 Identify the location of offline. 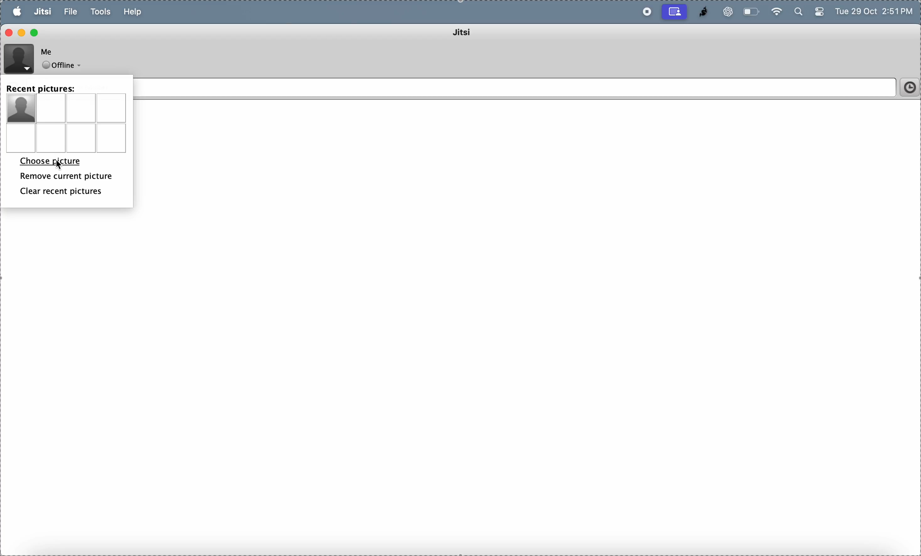
(64, 66).